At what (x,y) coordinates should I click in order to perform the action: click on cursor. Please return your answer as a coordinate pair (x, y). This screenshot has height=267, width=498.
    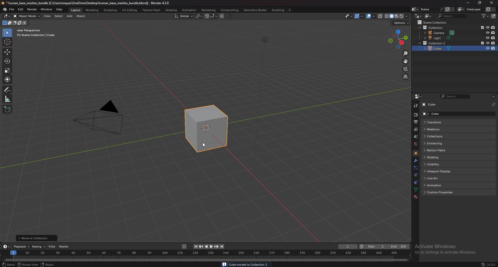
    Looking at the image, I should click on (7, 42).